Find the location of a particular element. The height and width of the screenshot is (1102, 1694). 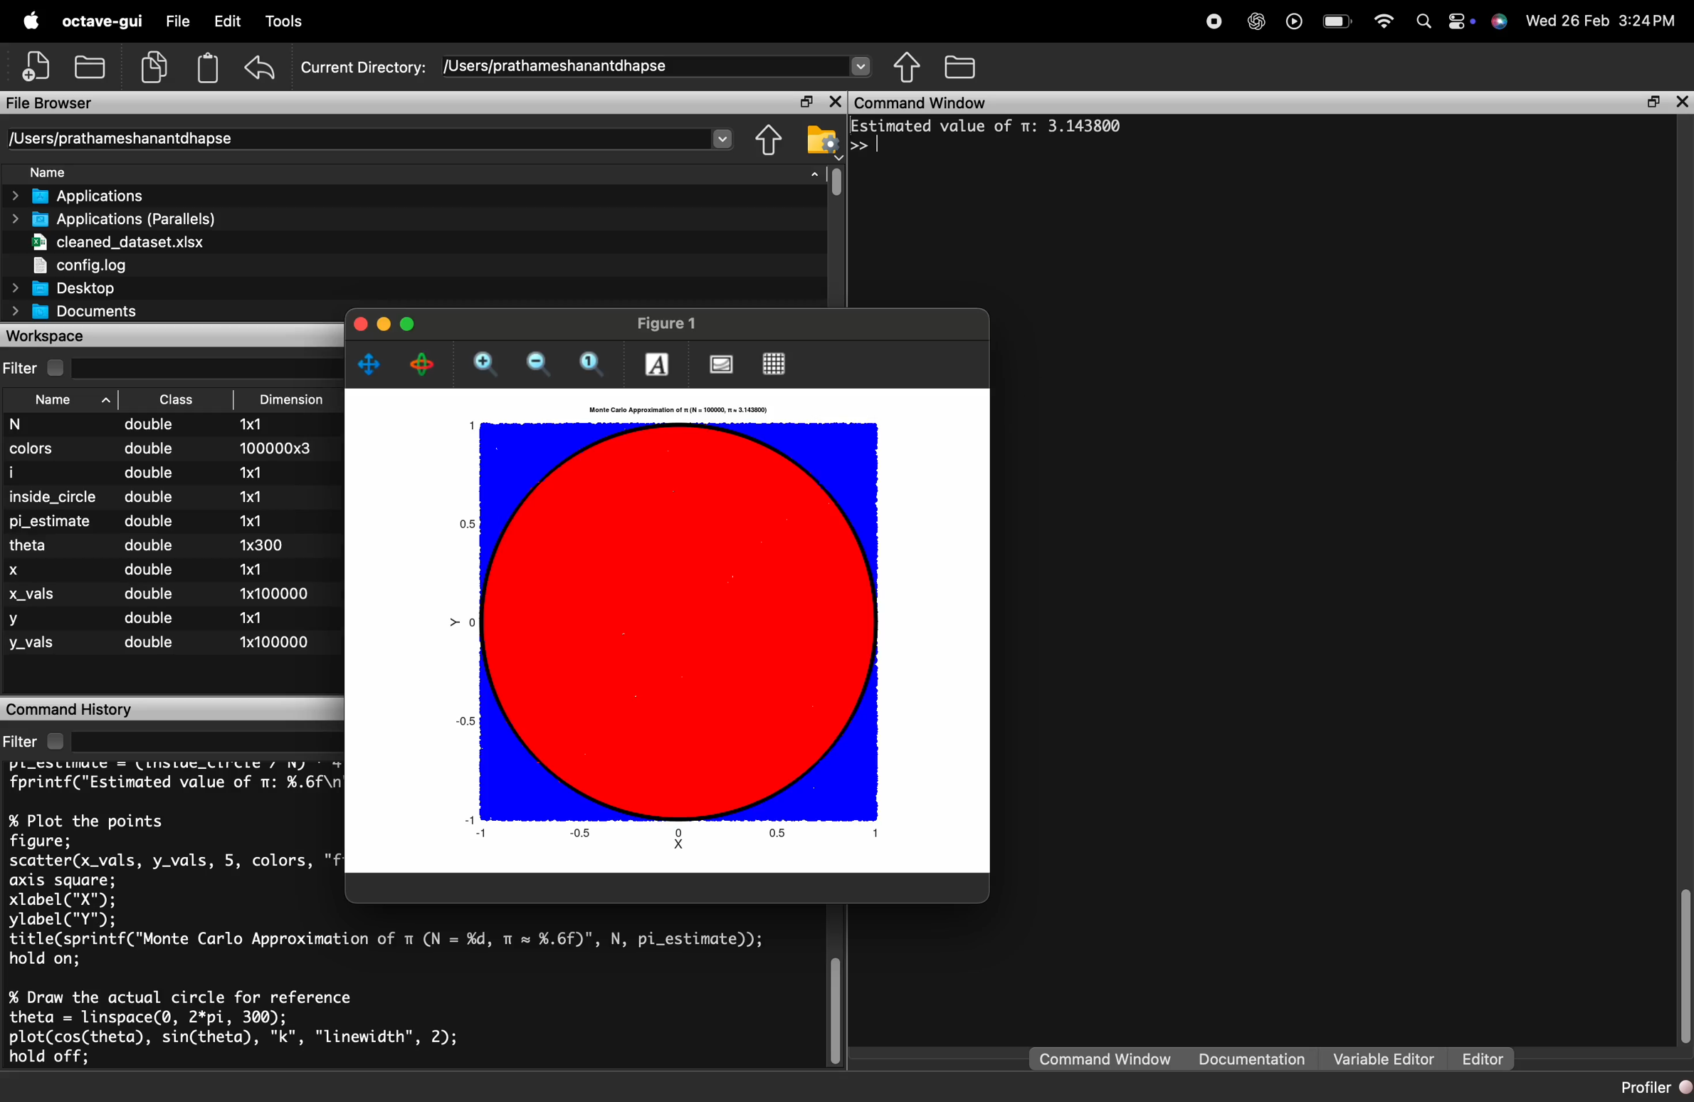

Applications (Parallels) is located at coordinates (117, 219).